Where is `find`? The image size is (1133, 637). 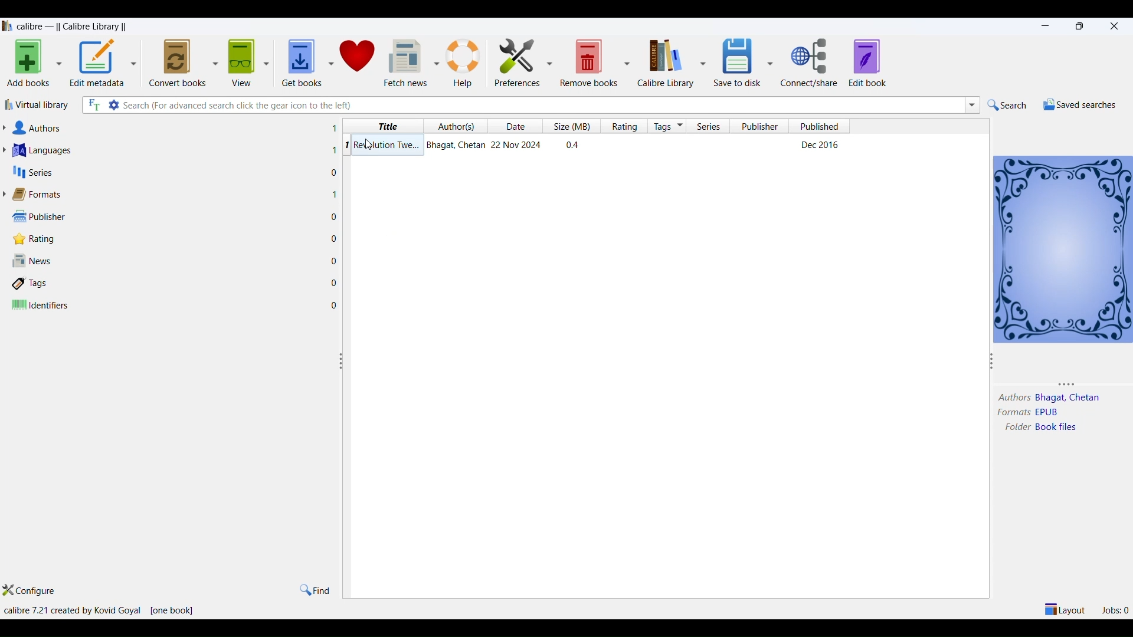 find is located at coordinates (317, 589).